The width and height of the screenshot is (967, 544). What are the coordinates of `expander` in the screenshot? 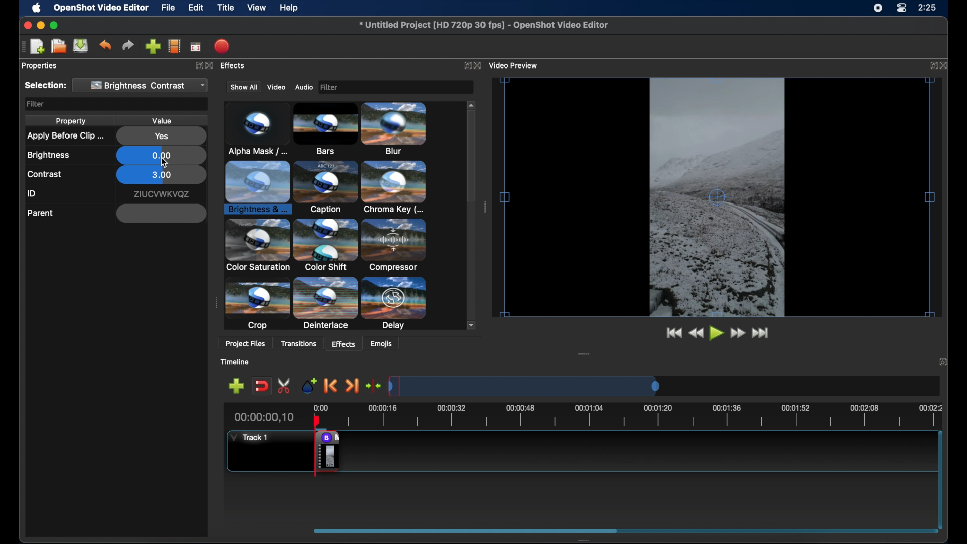 It's located at (326, 305).